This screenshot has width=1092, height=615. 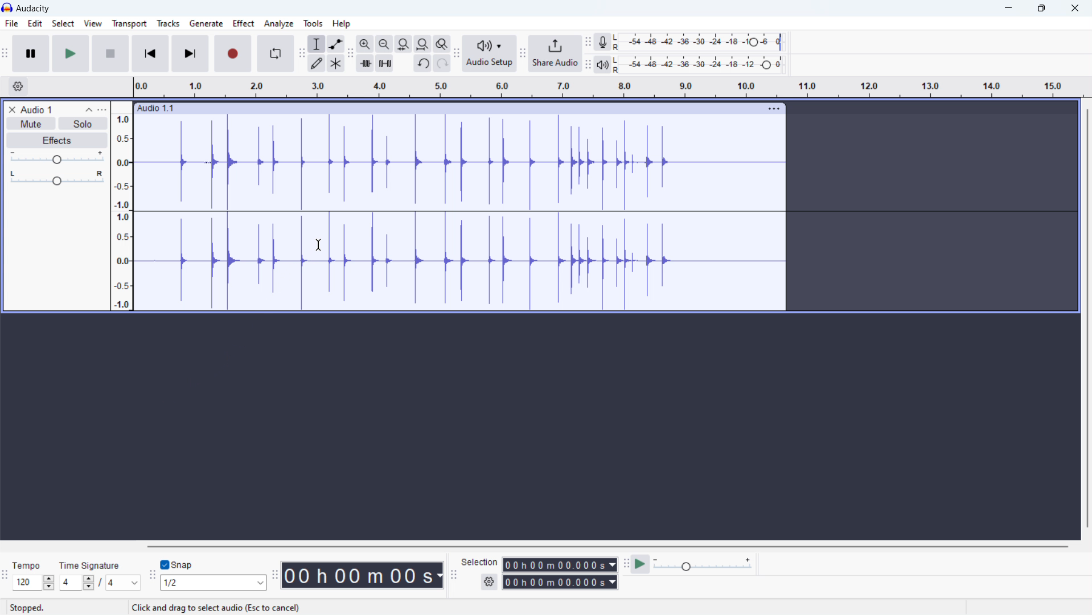 What do you see at coordinates (384, 44) in the screenshot?
I see `zoom out` at bounding box center [384, 44].